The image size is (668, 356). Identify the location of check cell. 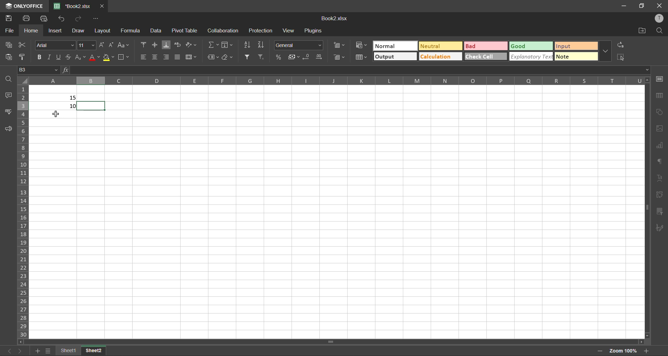
(486, 56).